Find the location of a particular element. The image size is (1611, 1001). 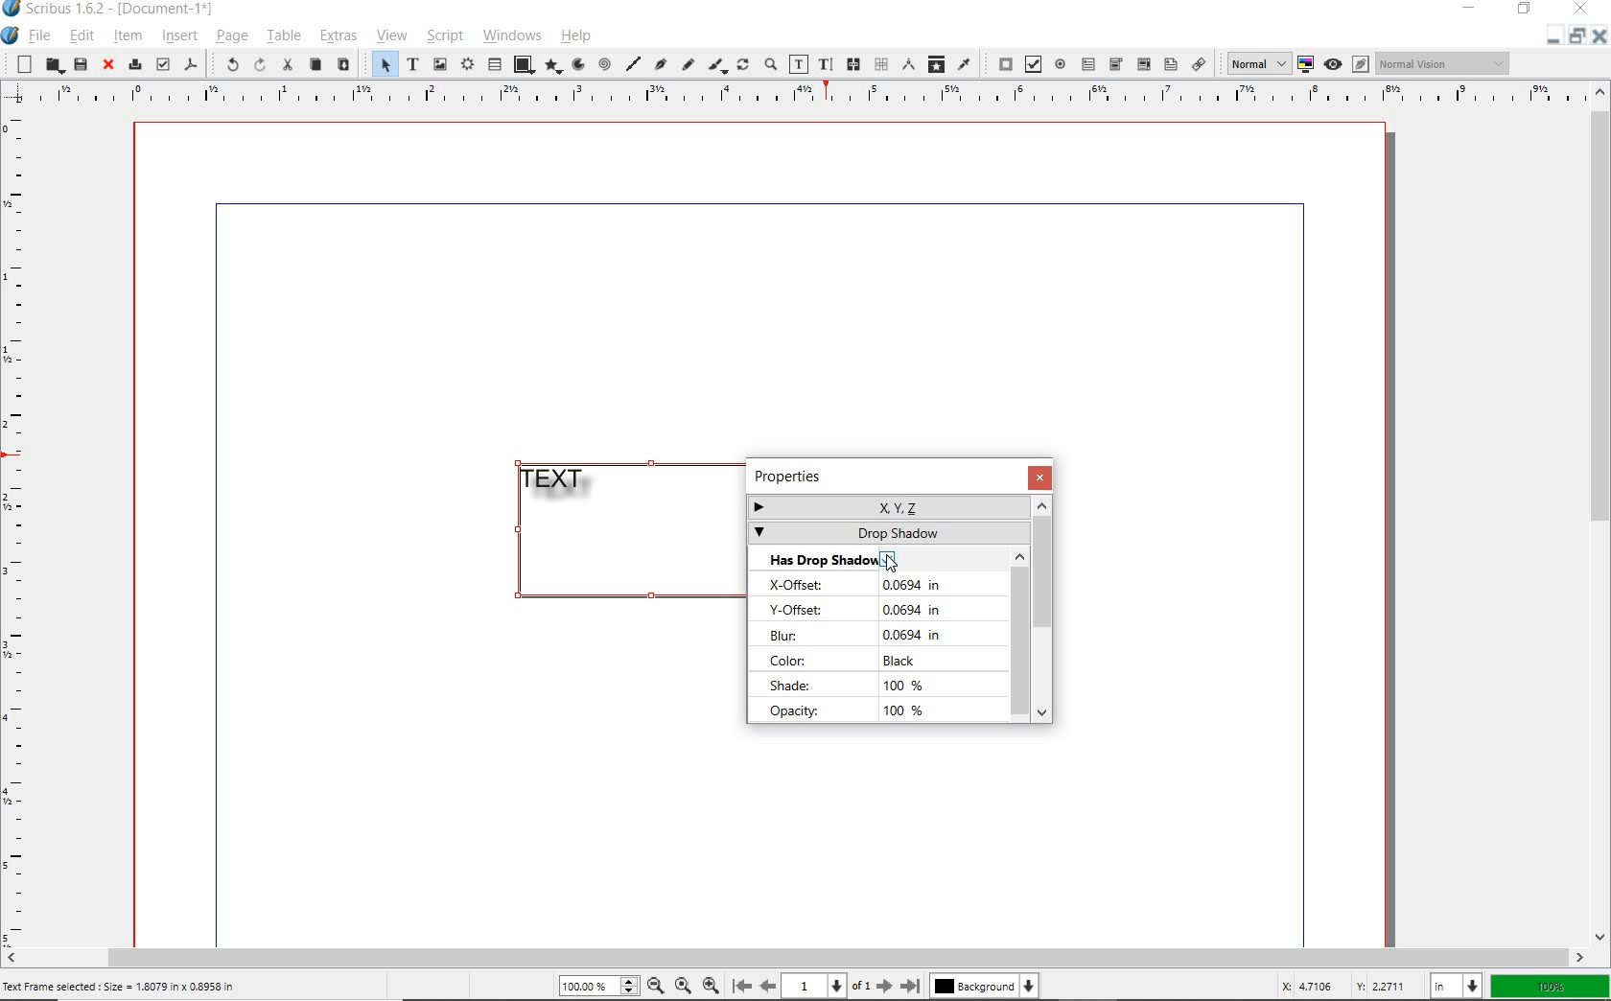

print is located at coordinates (134, 65).